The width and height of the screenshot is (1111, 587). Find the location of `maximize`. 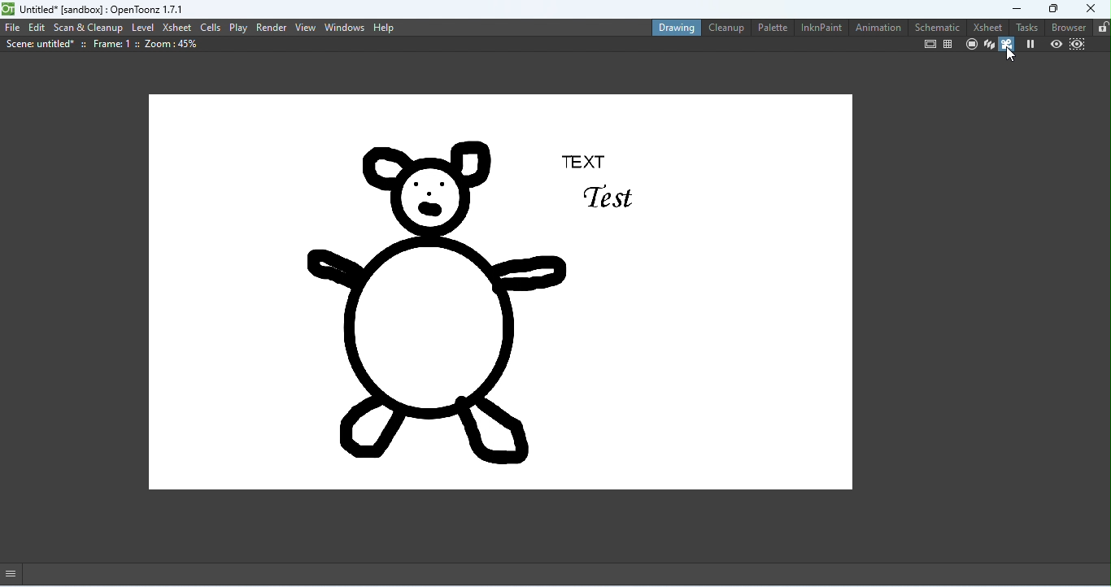

maximize is located at coordinates (1050, 8).